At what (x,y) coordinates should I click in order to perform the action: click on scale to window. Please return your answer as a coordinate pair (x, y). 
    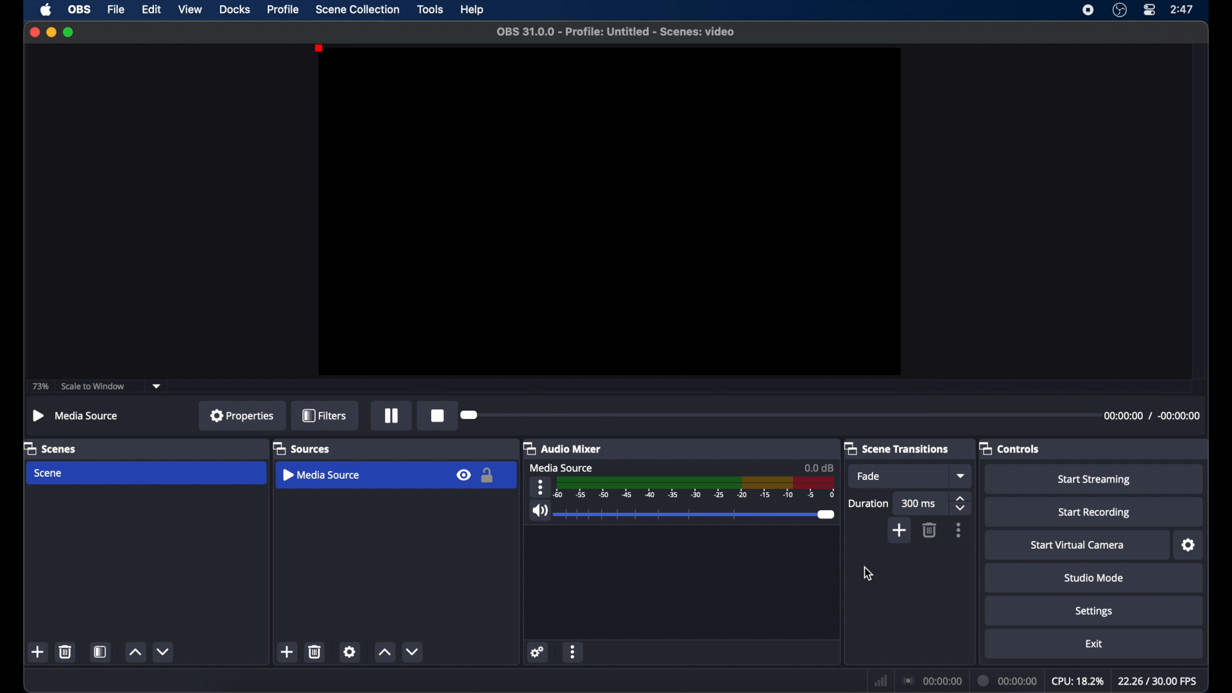
    Looking at the image, I should click on (93, 387).